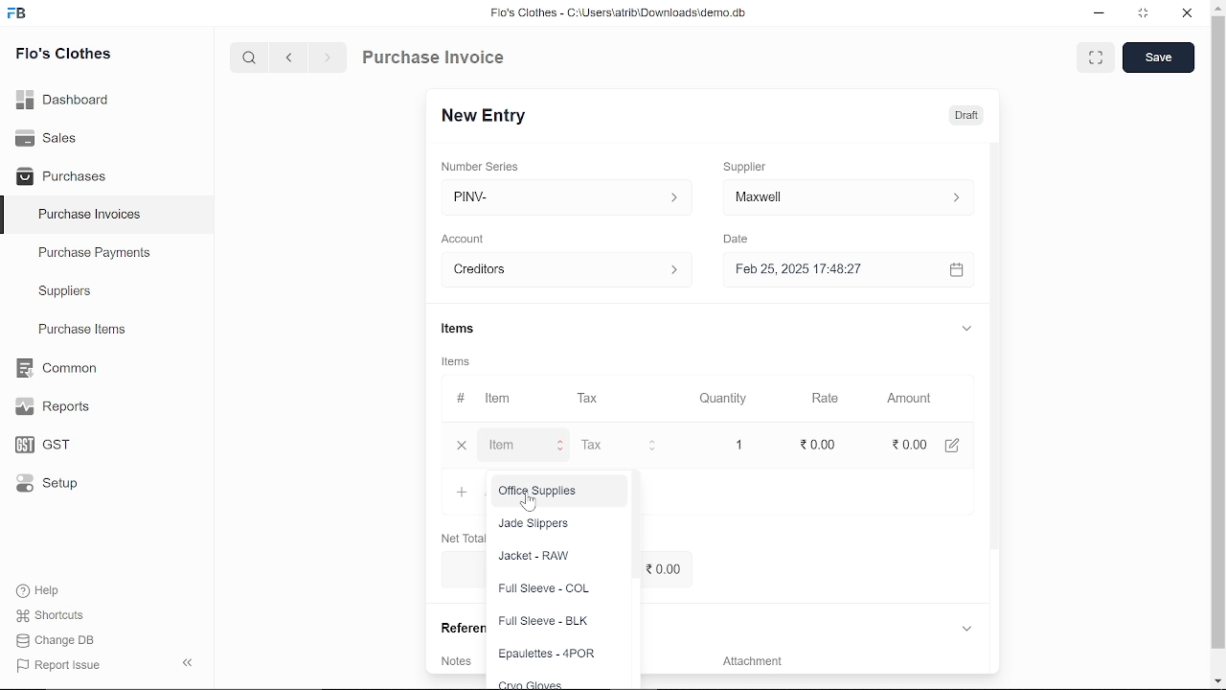 This screenshot has height=690, width=1226. I want to click on close, so click(1188, 14).